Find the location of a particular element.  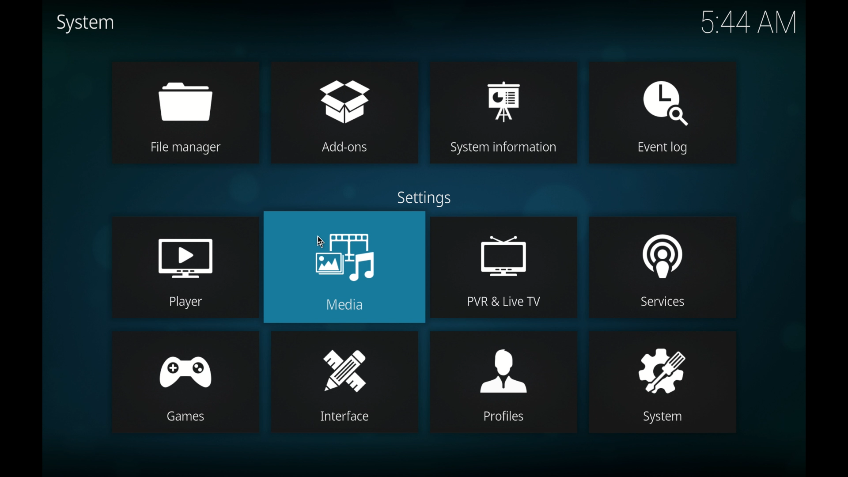

interface is located at coordinates (344, 383).